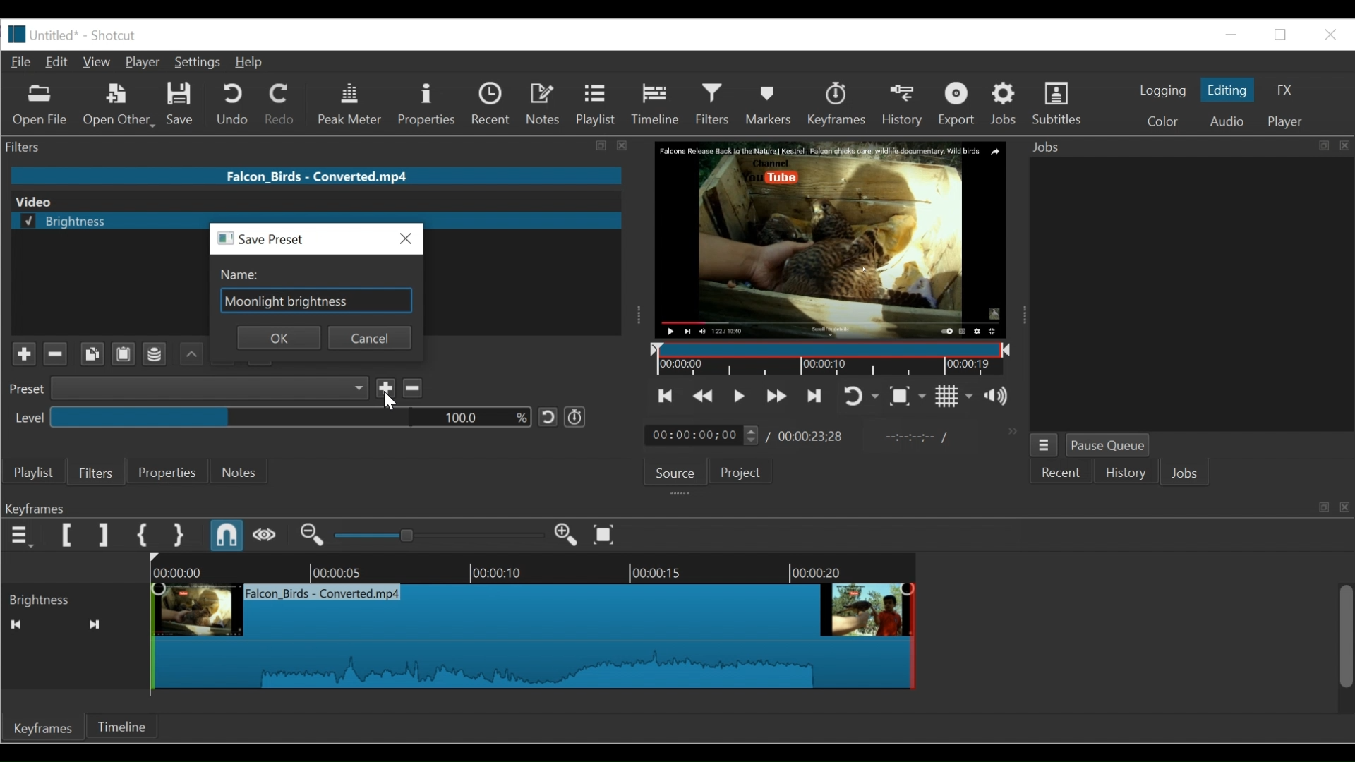  What do you see at coordinates (308, 201) in the screenshot?
I see `Video` at bounding box center [308, 201].